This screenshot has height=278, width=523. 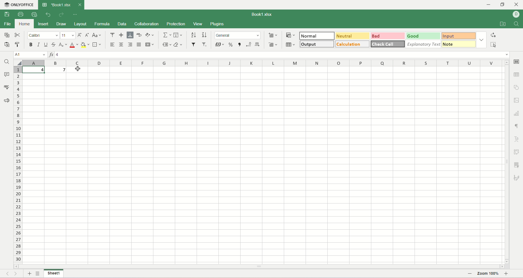 What do you see at coordinates (23, 4) in the screenshot?
I see `onlyoffice` at bounding box center [23, 4].